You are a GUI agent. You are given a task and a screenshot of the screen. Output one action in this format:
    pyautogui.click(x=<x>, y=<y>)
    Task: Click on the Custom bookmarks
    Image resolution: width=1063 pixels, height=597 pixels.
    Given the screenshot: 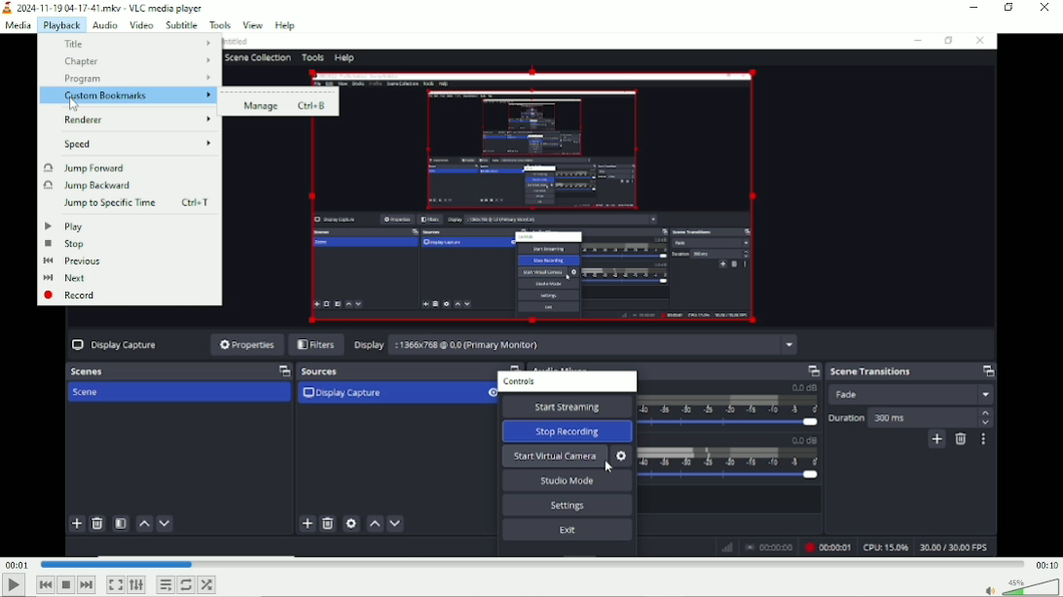 What is the action you would take?
    pyautogui.click(x=127, y=96)
    